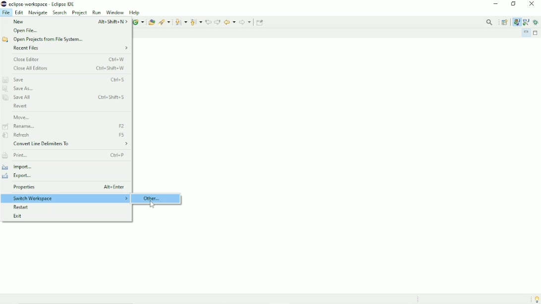 Image resolution: width=541 pixels, height=304 pixels. I want to click on Convert line delimiters to, so click(70, 145).